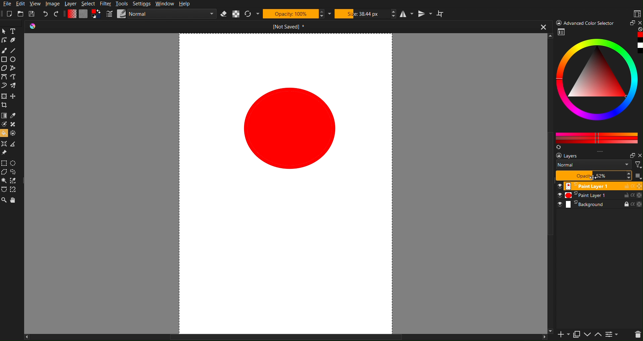  I want to click on Open Document, so click(280, 28).